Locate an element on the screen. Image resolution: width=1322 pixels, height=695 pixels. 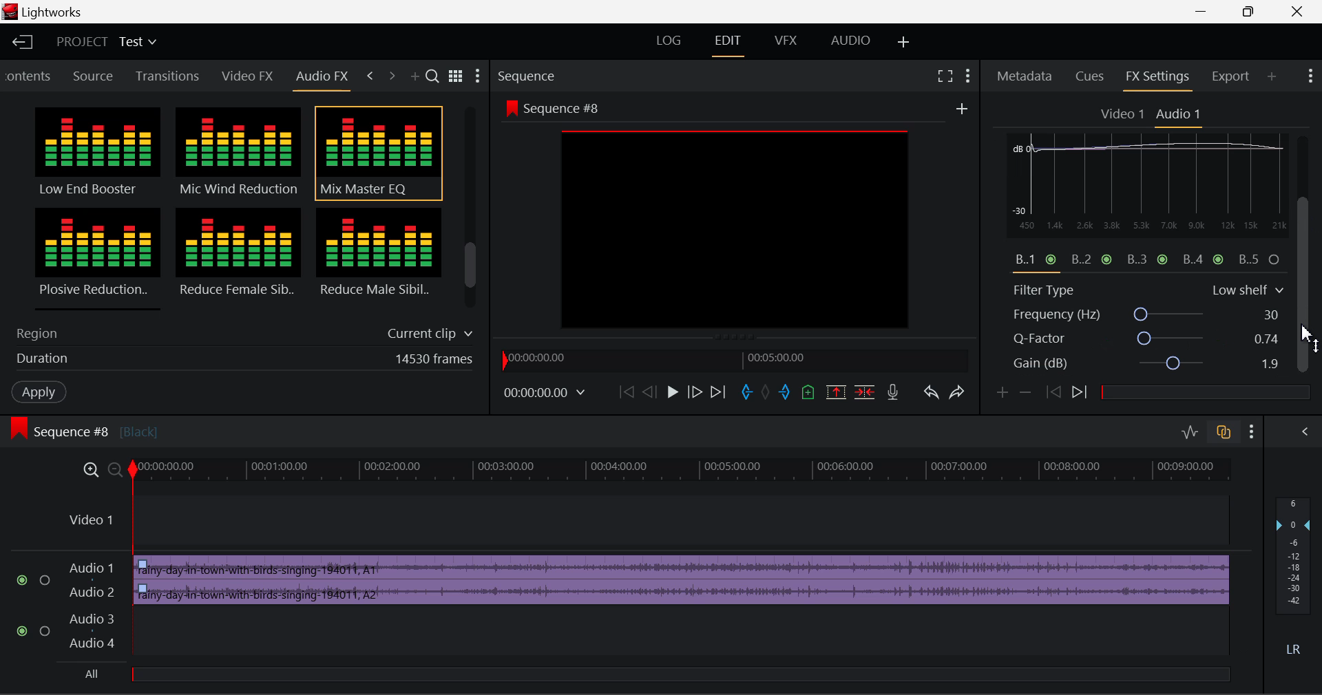
Close is located at coordinates (1290, 12).